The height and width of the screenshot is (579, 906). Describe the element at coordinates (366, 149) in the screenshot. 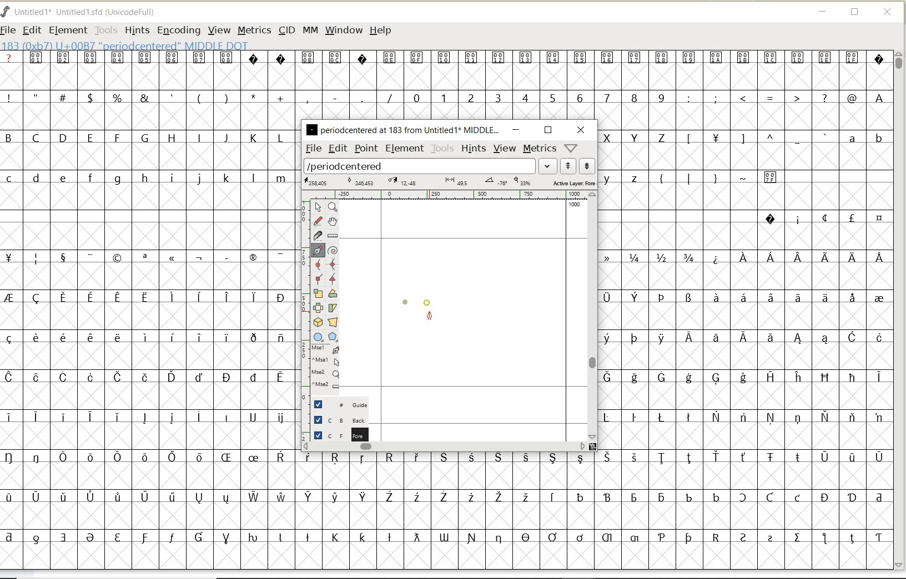

I see `point` at that location.